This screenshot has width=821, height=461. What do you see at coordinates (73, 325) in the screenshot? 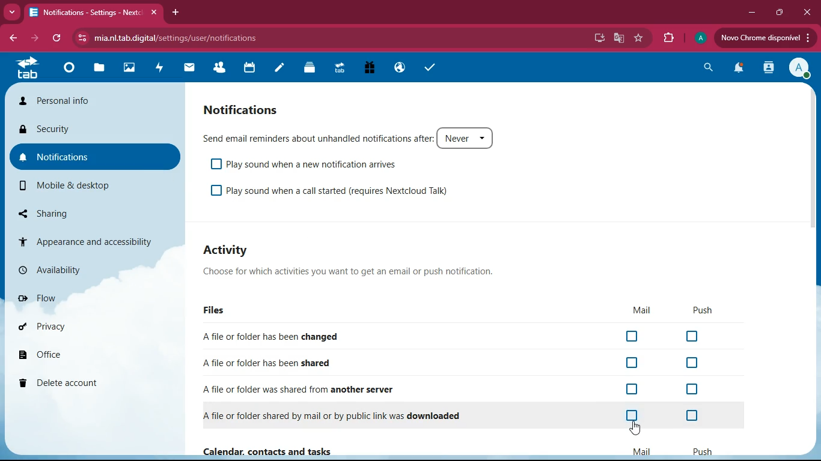
I see `privacy` at bounding box center [73, 325].